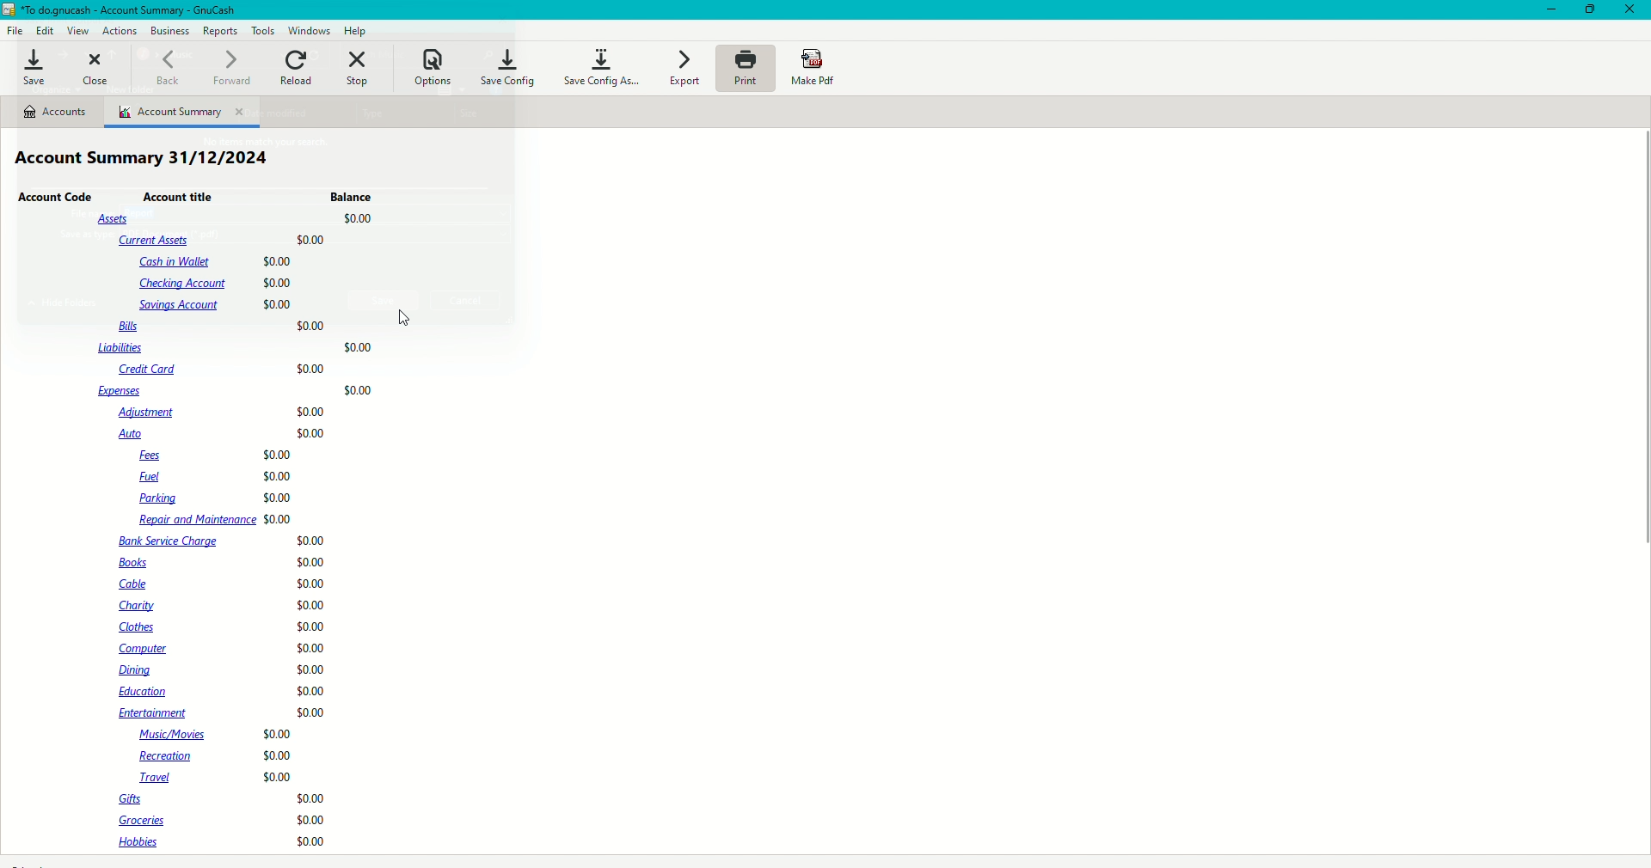  I want to click on Reload, so click(298, 66).